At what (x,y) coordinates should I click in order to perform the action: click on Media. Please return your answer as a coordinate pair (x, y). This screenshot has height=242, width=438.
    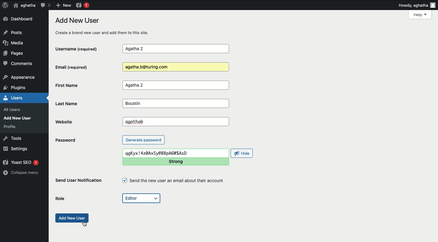
    Looking at the image, I should click on (15, 43).